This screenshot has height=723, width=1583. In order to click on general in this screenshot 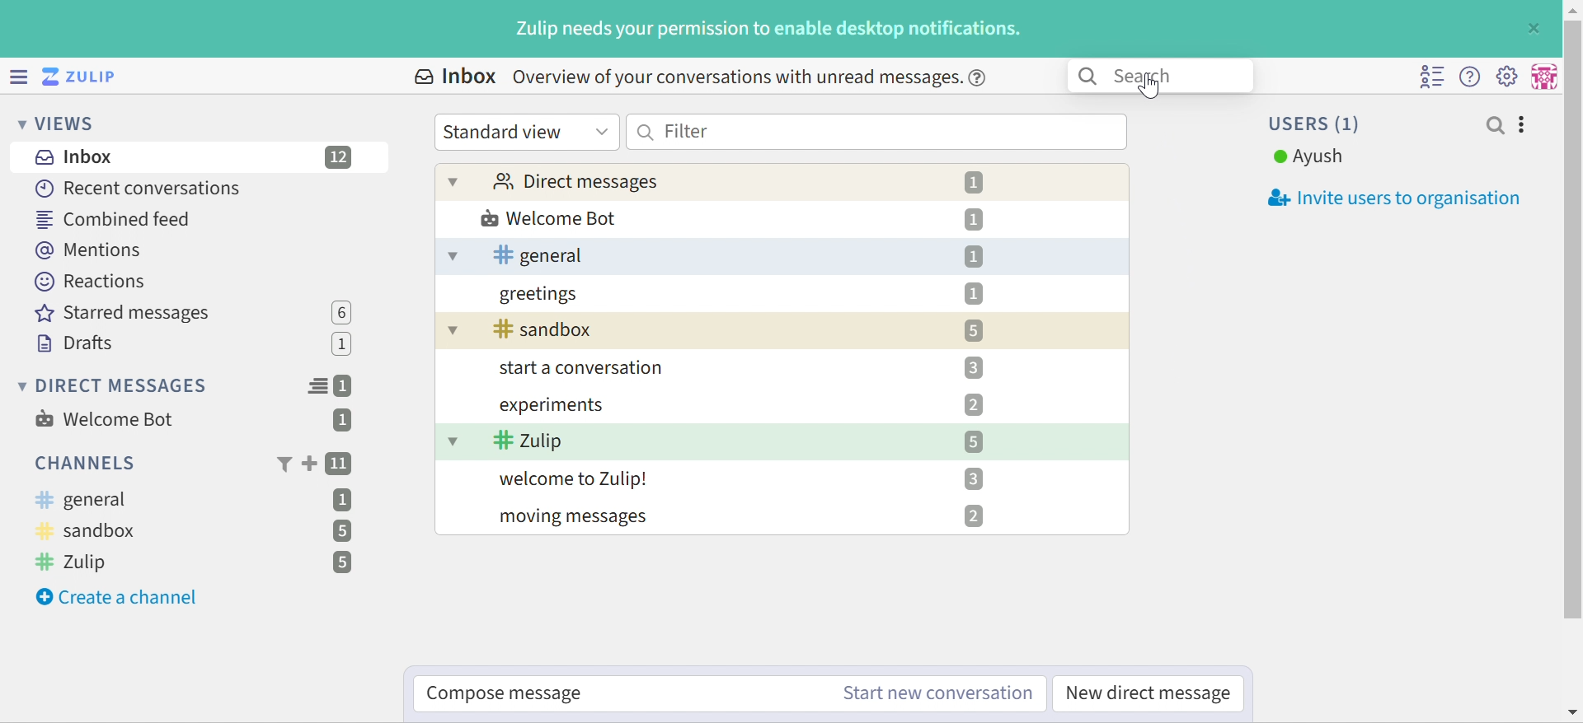, I will do `click(453, 256)`.